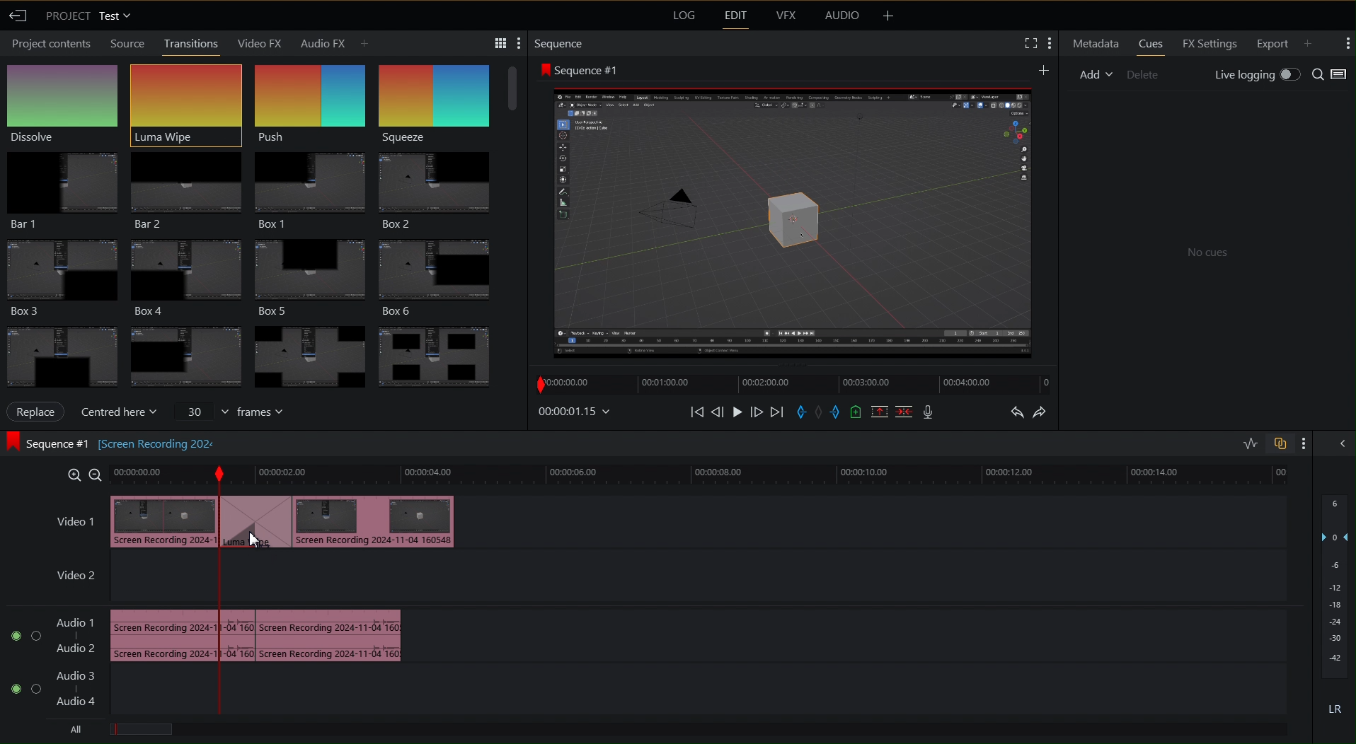 The image size is (1356, 744). What do you see at coordinates (119, 412) in the screenshot?
I see `Centered here` at bounding box center [119, 412].